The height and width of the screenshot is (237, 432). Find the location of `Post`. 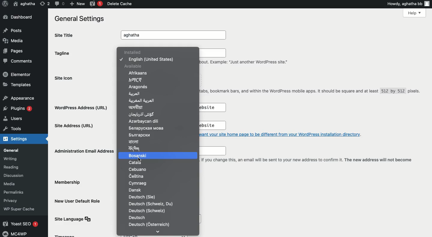

Post is located at coordinates (14, 30).